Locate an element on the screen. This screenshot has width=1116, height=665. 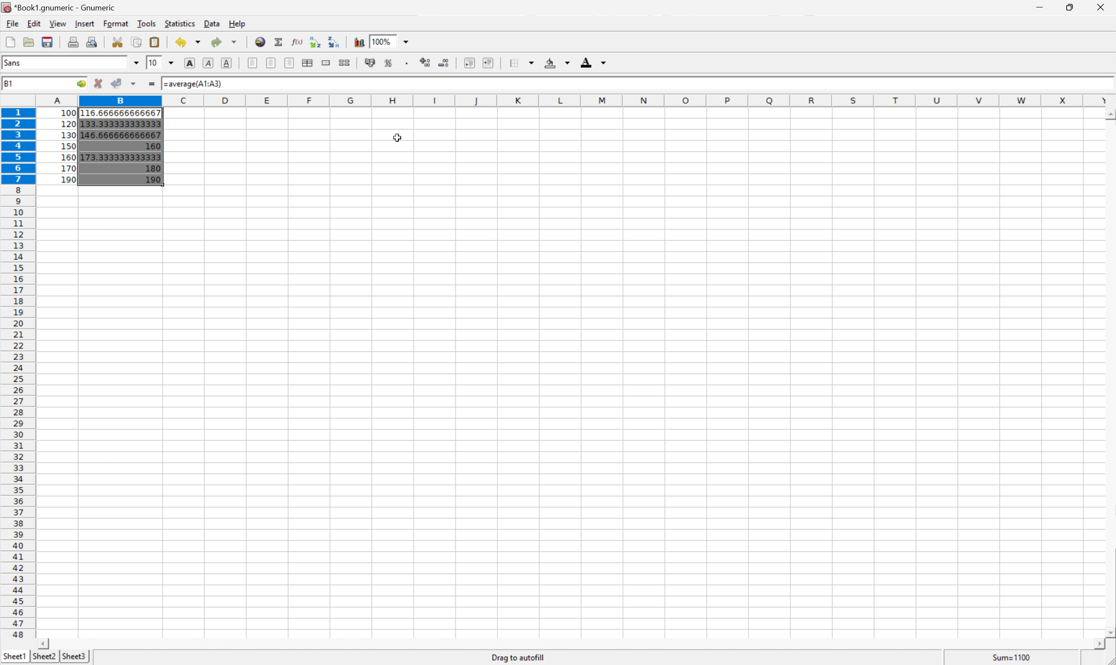
100% is located at coordinates (383, 41).